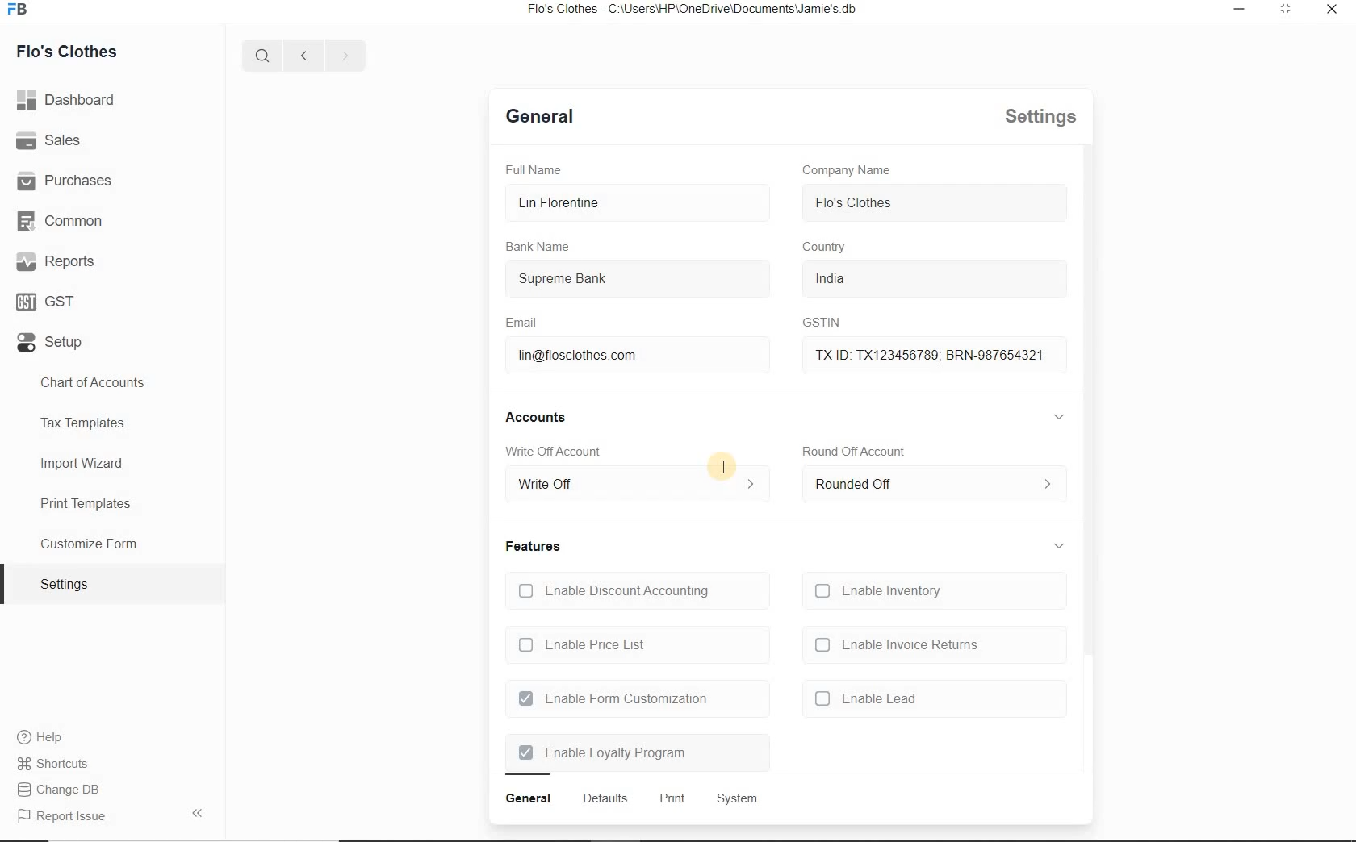 The image size is (1356, 842). I want to click on Enable Invoice Returns, so click(908, 642).